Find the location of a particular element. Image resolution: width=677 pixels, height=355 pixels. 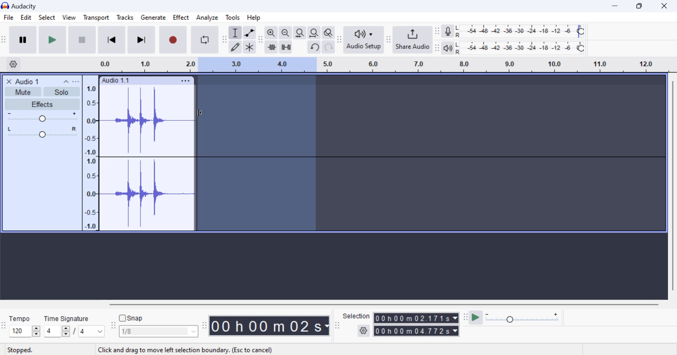

Mute is located at coordinates (24, 91).